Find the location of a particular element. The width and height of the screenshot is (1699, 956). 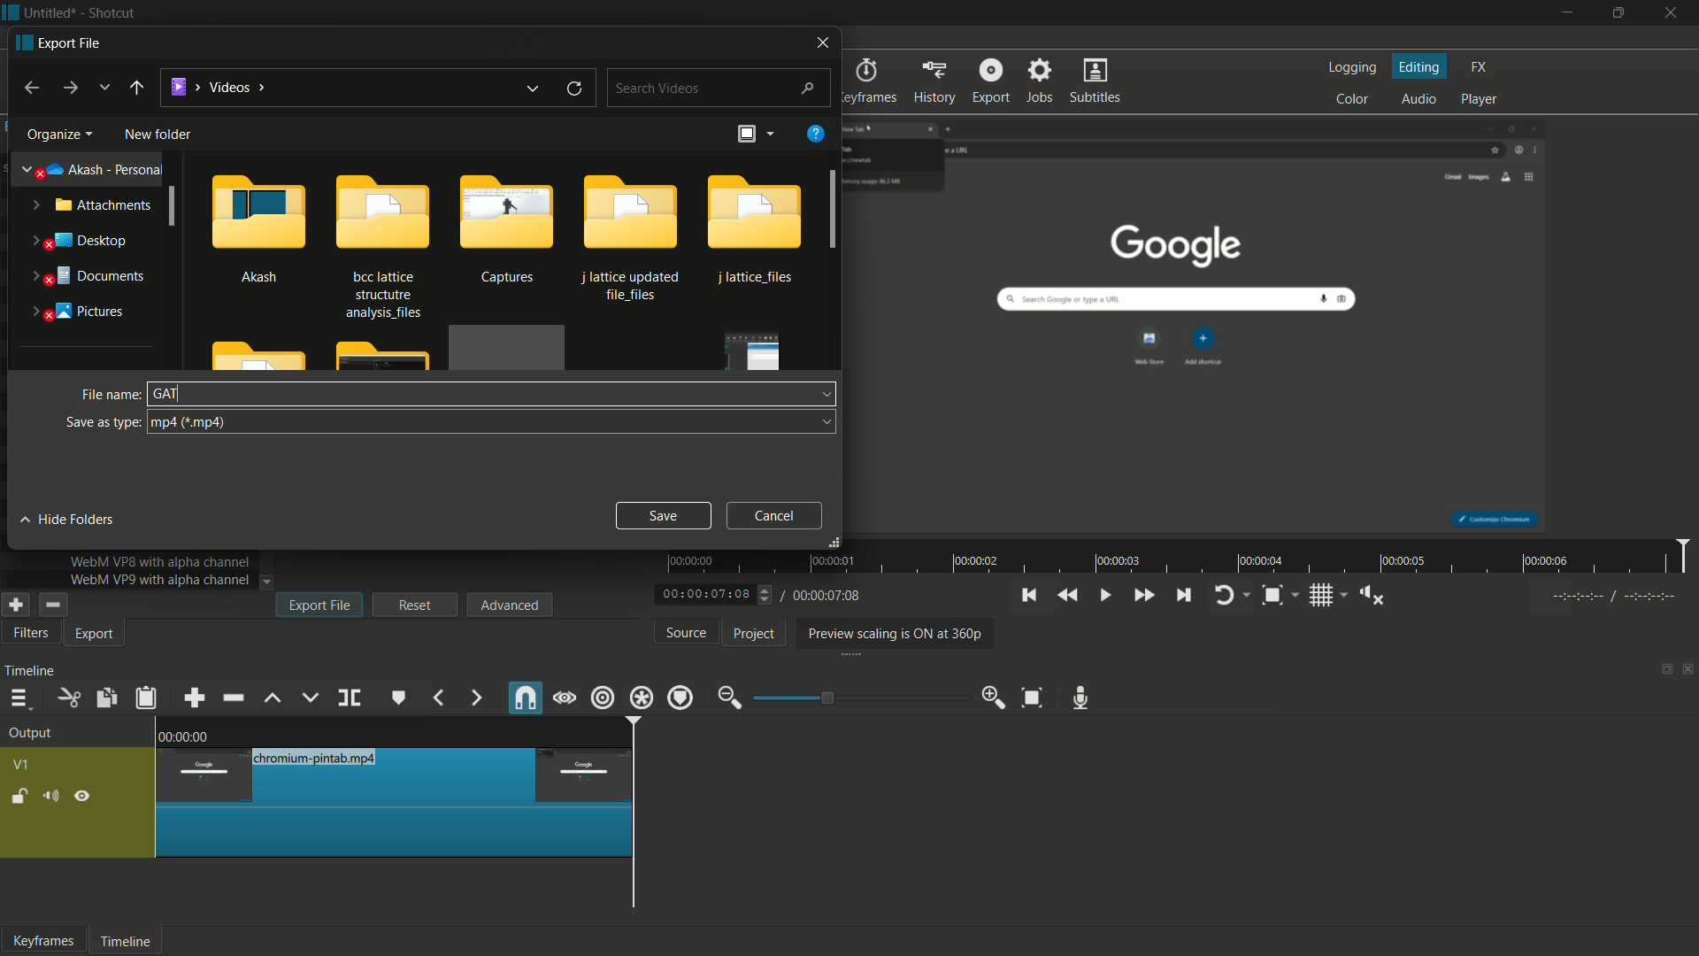

ripple is located at coordinates (602, 698).